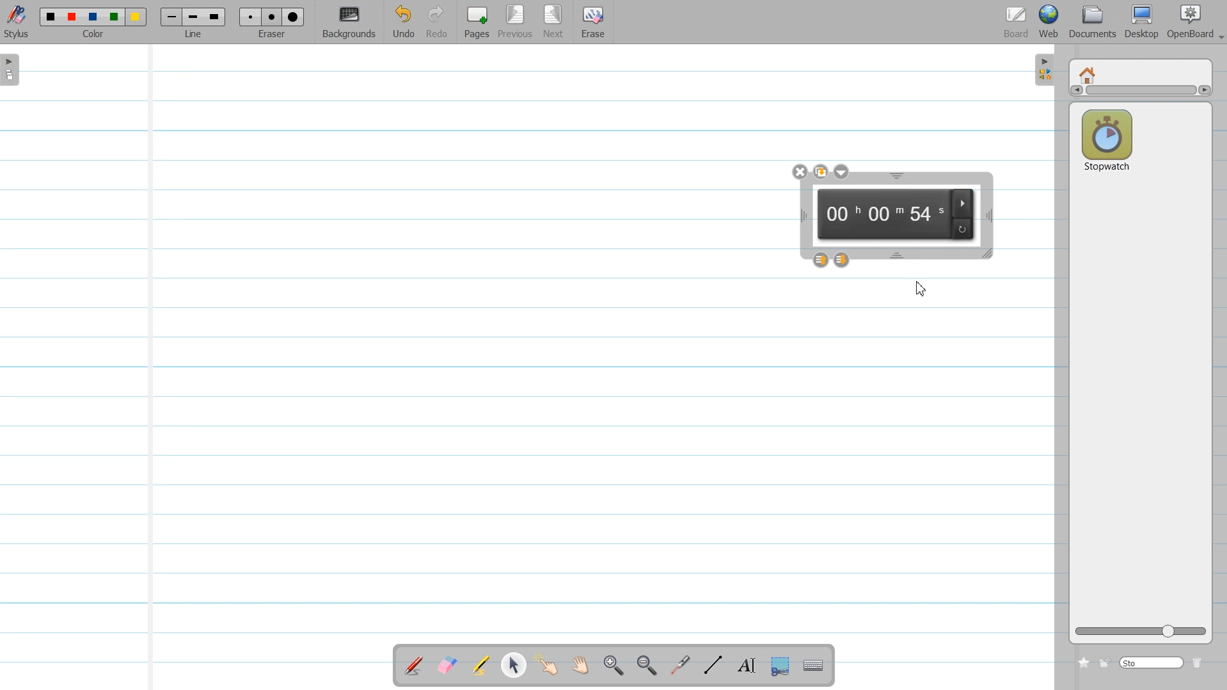 Image resolution: width=1227 pixels, height=690 pixels. I want to click on Time window Hight adjustment, so click(898, 255).